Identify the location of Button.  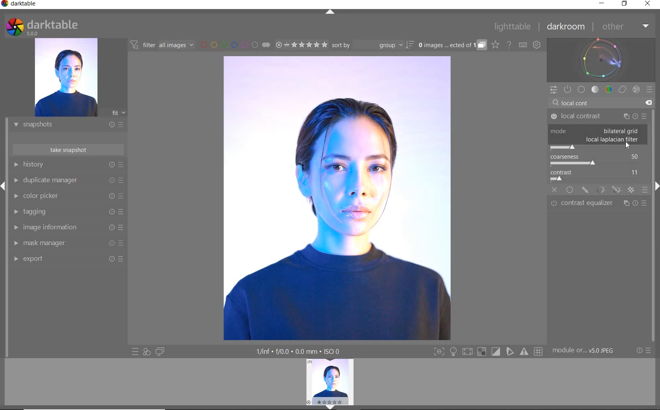
(539, 352).